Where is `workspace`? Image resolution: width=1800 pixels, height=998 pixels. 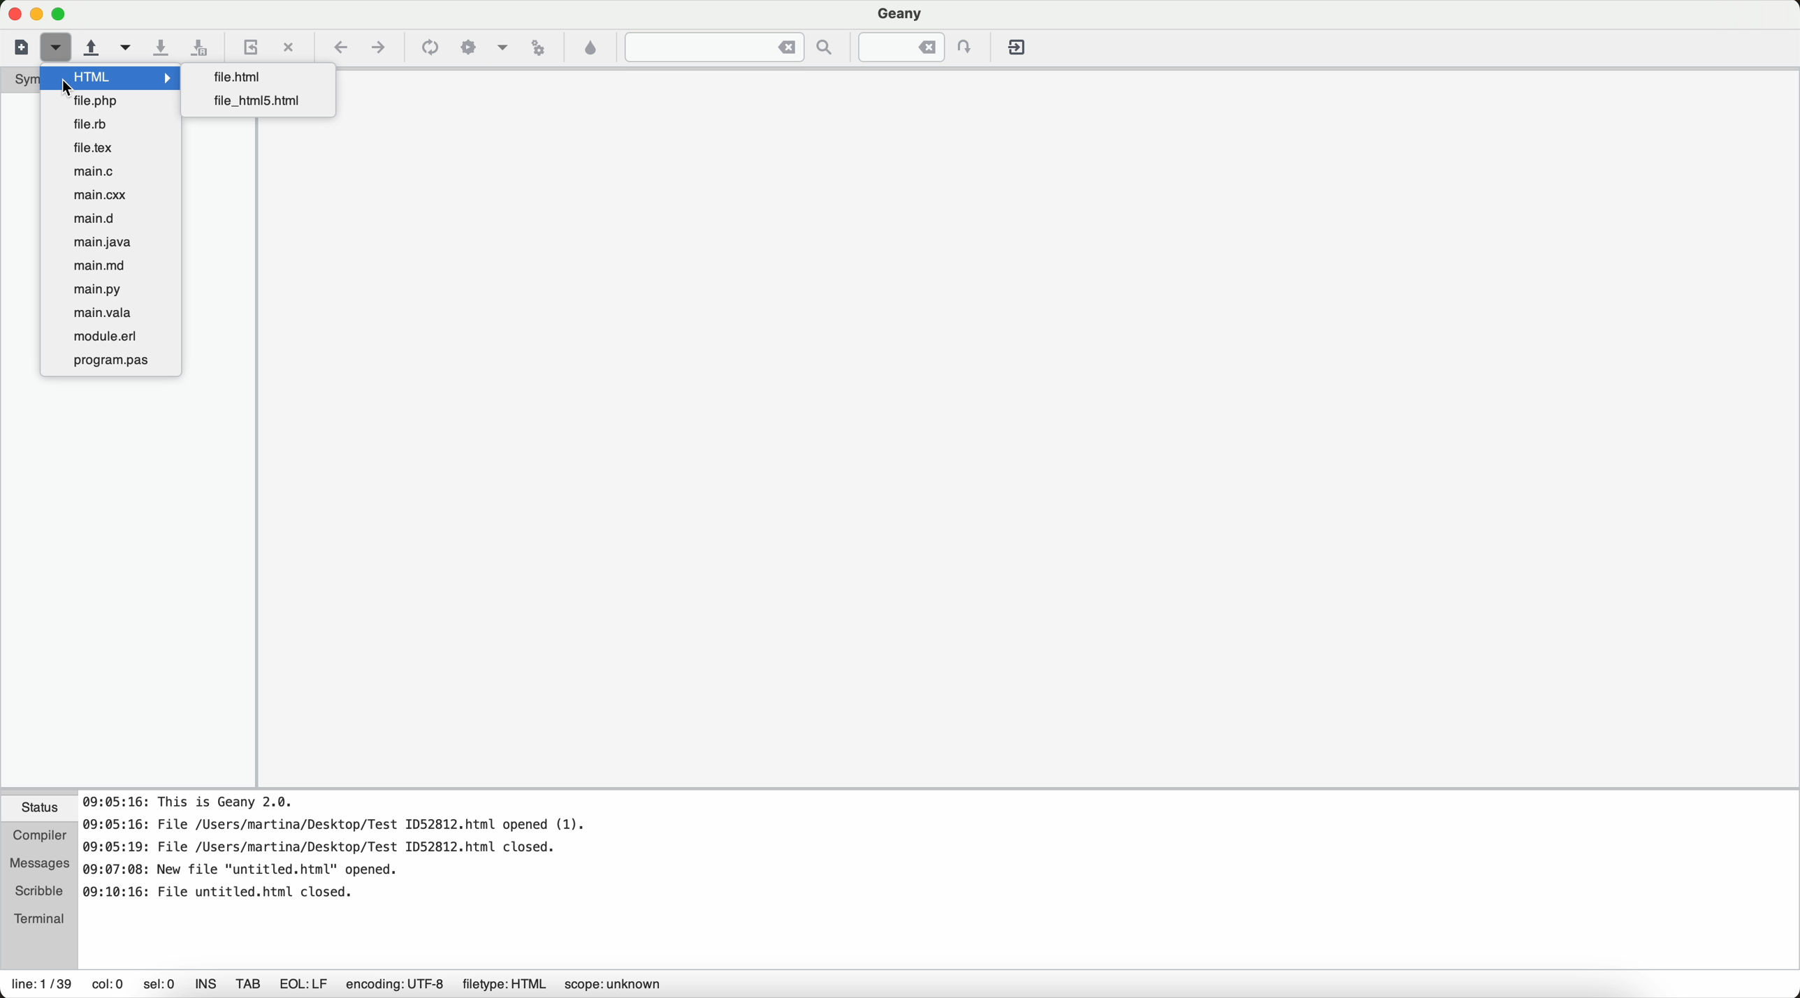 workspace is located at coordinates (1031, 469).